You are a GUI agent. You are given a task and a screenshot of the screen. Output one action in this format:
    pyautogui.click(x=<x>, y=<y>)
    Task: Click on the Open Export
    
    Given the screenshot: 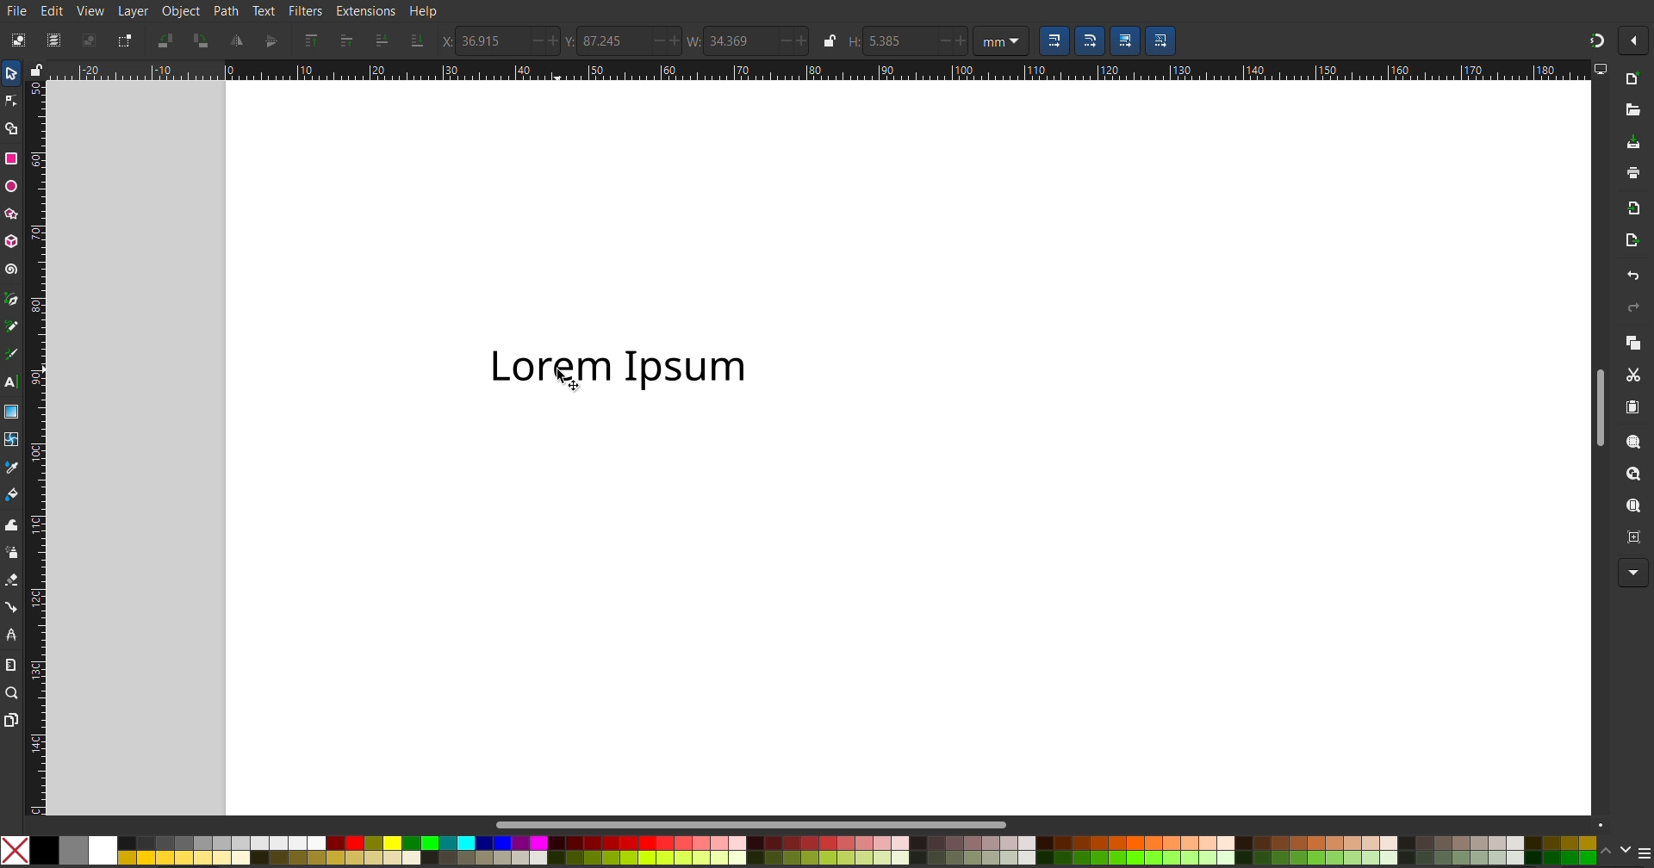 What is the action you would take?
    pyautogui.click(x=1632, y=240)
    